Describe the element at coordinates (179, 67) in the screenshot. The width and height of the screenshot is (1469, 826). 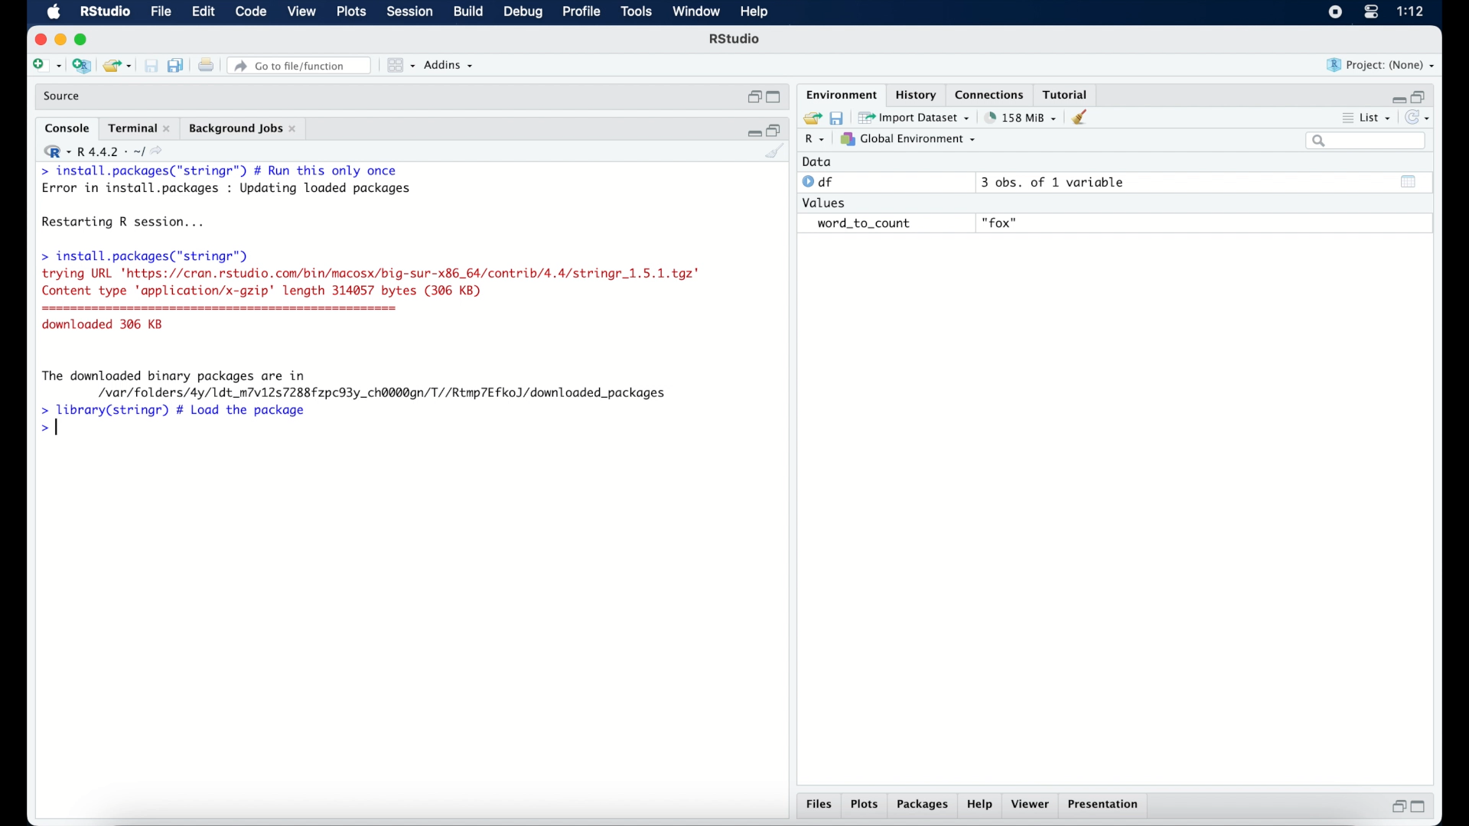
I see `save all document` at that location.